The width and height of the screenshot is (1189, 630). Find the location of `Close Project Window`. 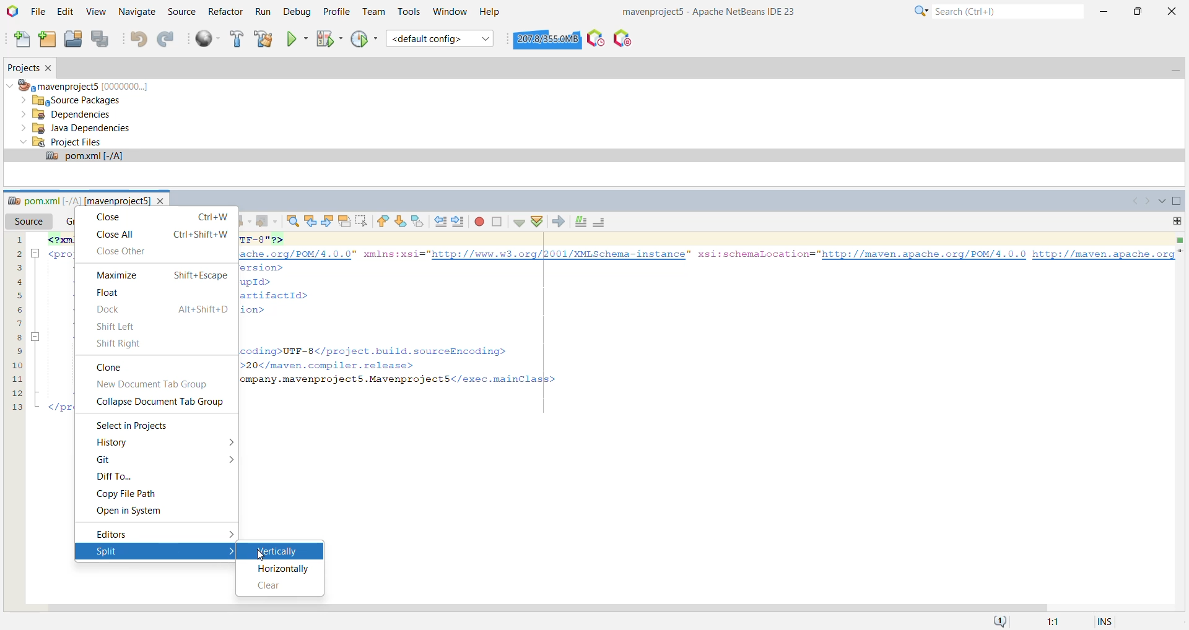

Close Project Window is located at coordinates (51, 68).